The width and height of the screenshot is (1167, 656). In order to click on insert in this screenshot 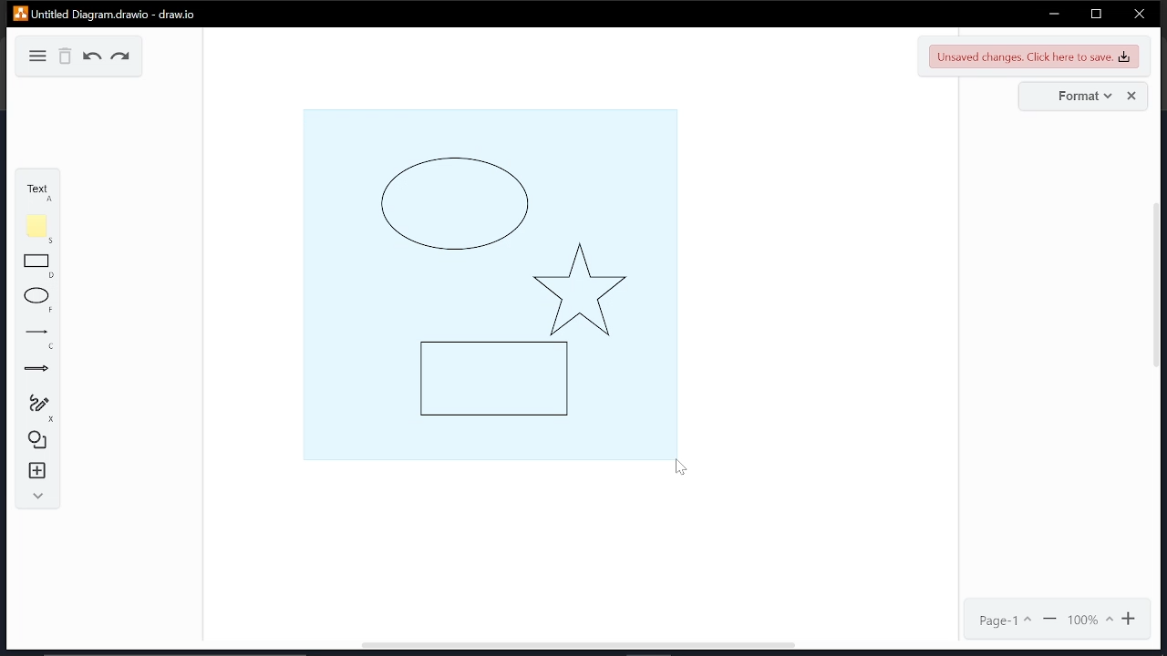, I will do `click(38, 471)`.